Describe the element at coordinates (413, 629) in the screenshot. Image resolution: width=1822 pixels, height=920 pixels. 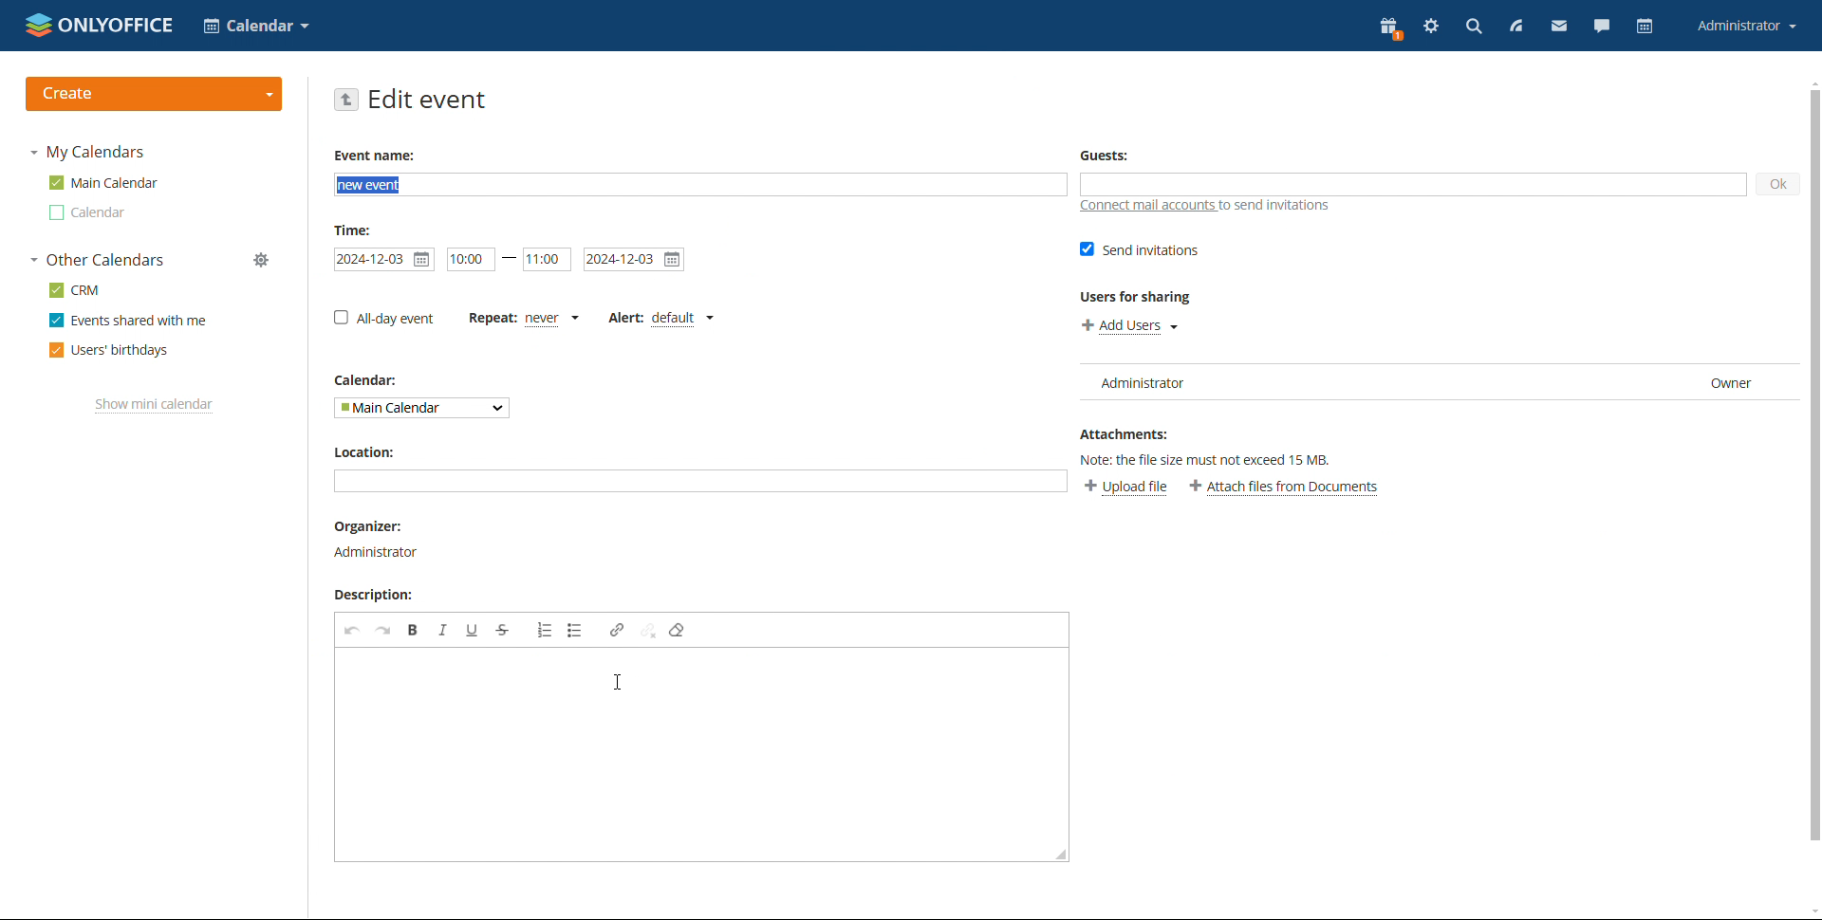
I see `bold` at that location.